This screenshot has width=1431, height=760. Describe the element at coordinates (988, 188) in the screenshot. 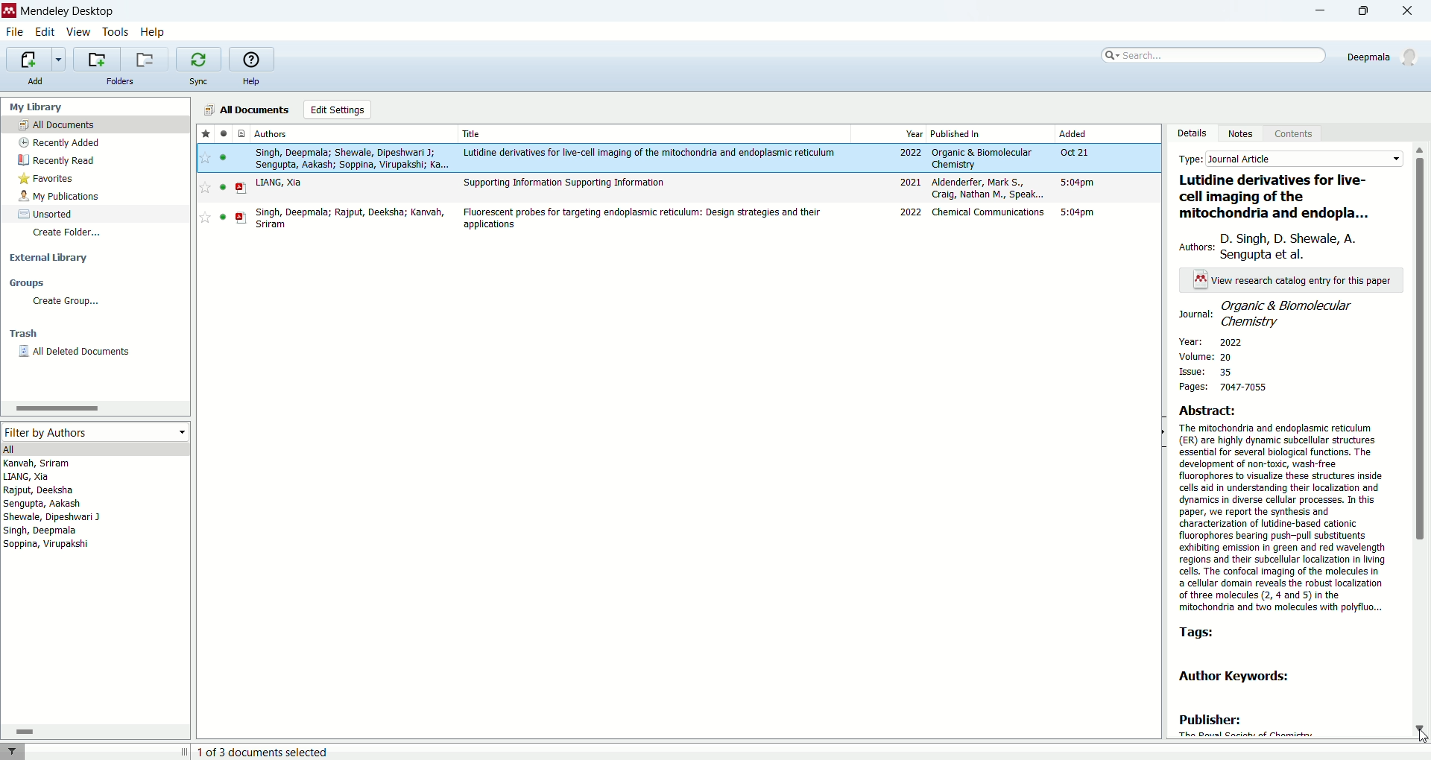

I see `aldenderfer, Mark S., Craig Nathan M., Speak...` at that location.